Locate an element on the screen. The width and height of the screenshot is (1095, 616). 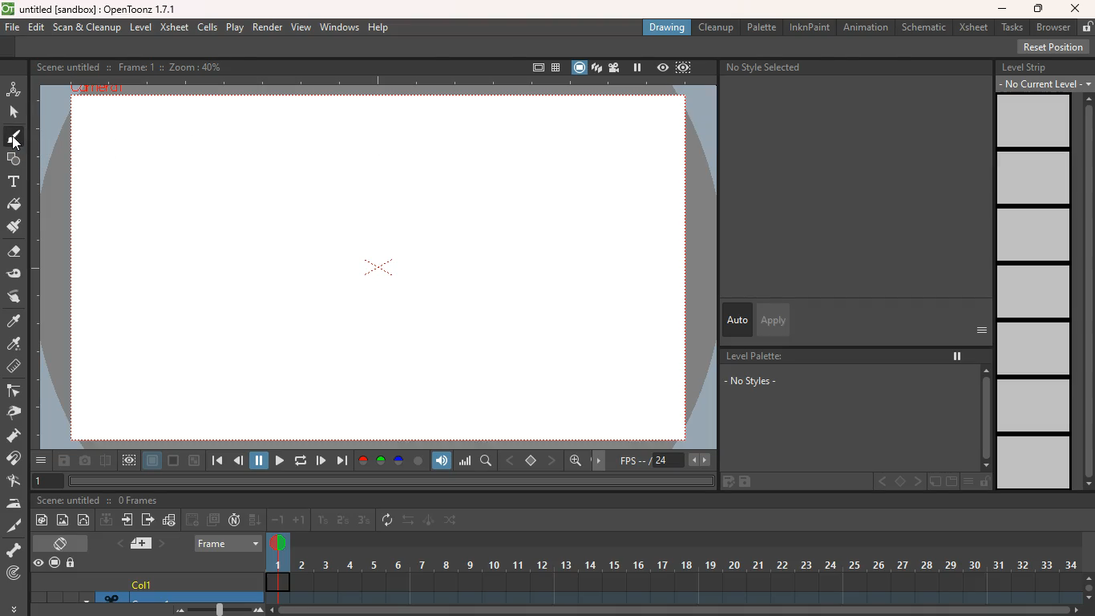
layer is located at coordinates (138, 544).